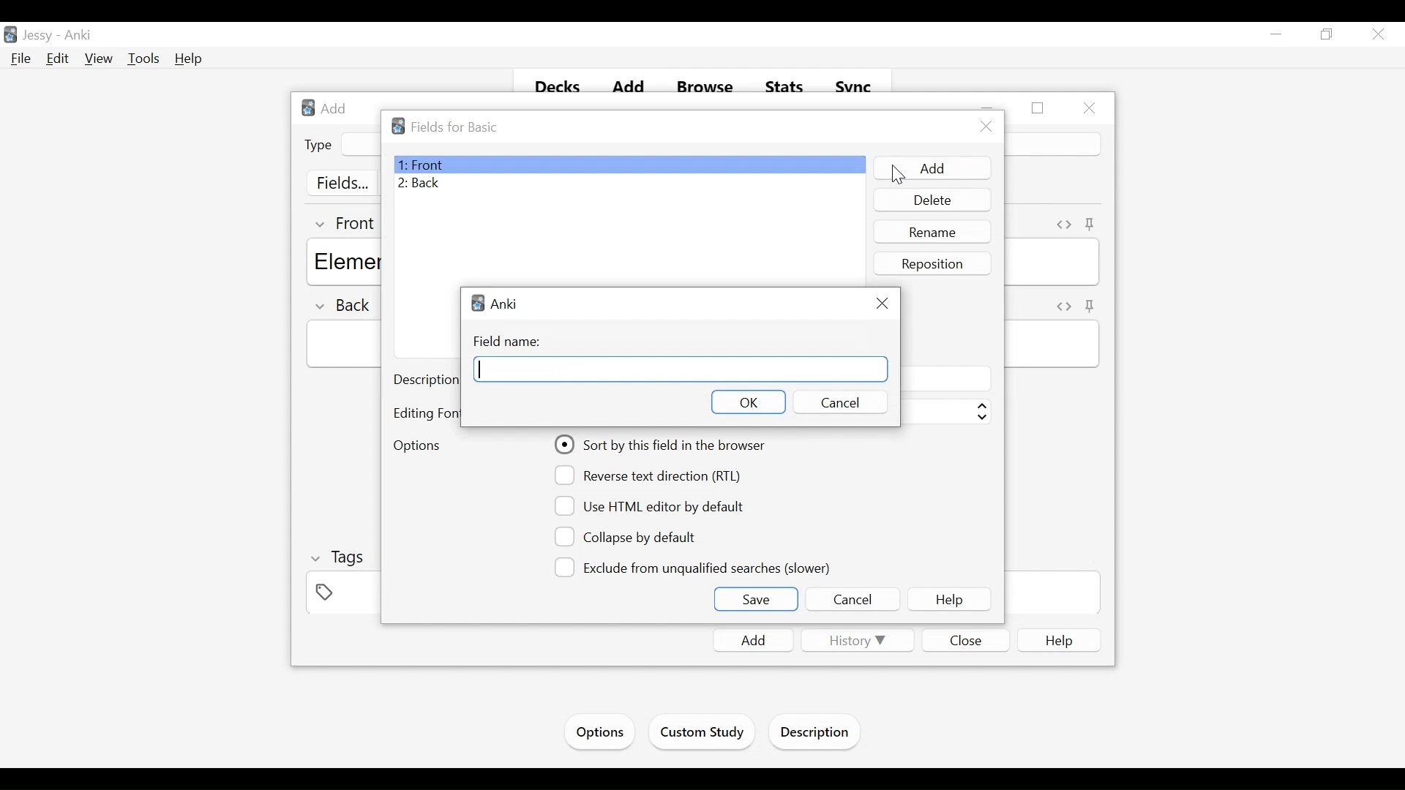 This screenshot has height=790, width=1405. Describe the element at coordinates (894, 176) in the screenshot. I see `Cursor` at that location.